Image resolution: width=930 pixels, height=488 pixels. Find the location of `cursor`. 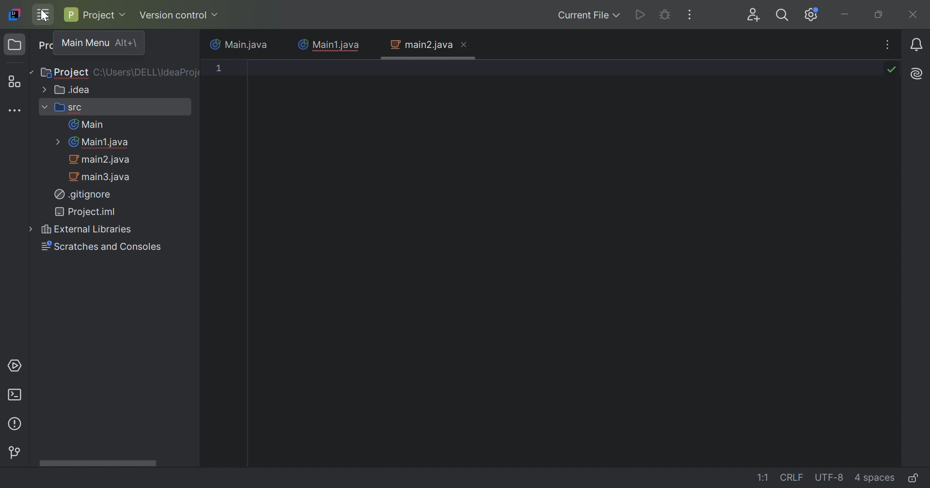

cursor is located at coordinates (46, 18).